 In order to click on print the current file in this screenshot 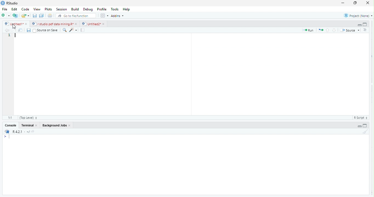, I will do `click(49, 16)`.